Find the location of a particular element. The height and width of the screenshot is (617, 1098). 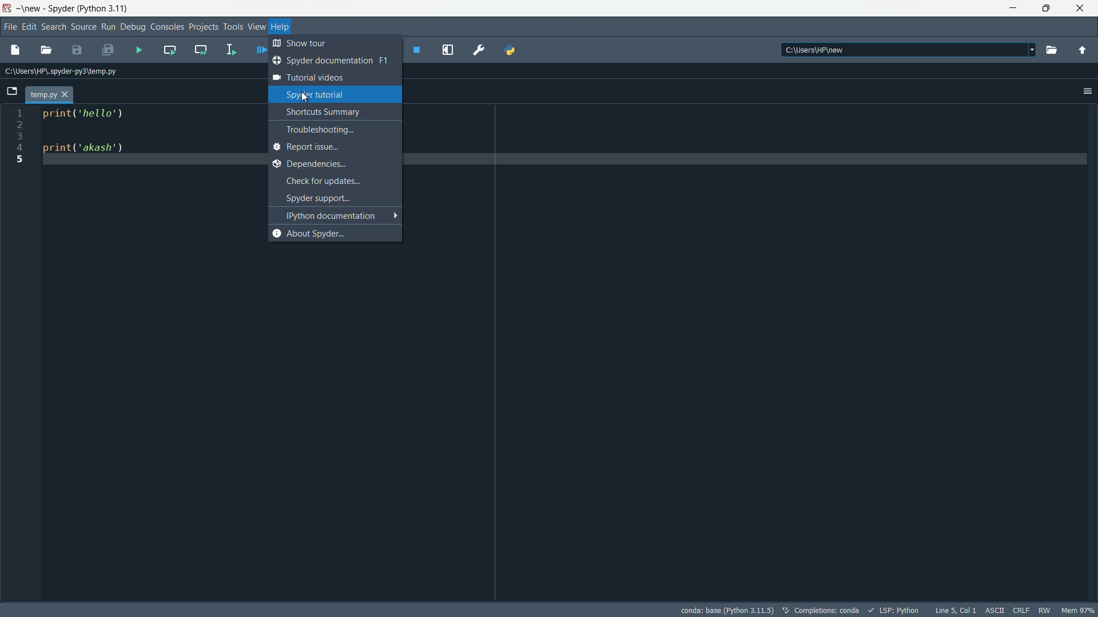

debug file is located at coordinates (257, 49).